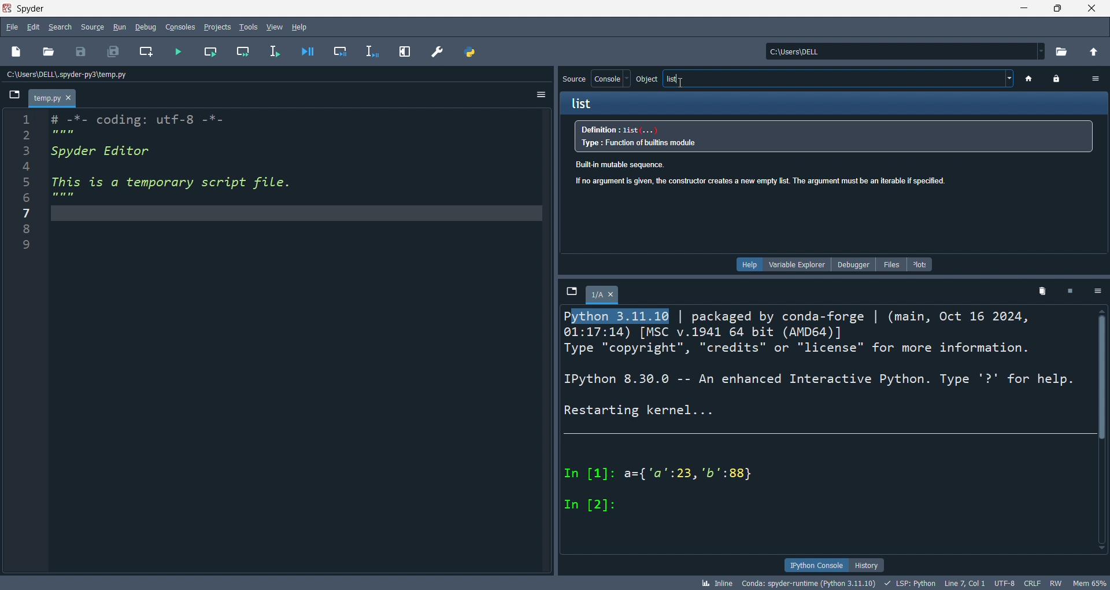 The width and height of the screenshot is (1110, 590). Describe the element at coordinates (850, 265) in the screenshot. I see `debugger` at that location.